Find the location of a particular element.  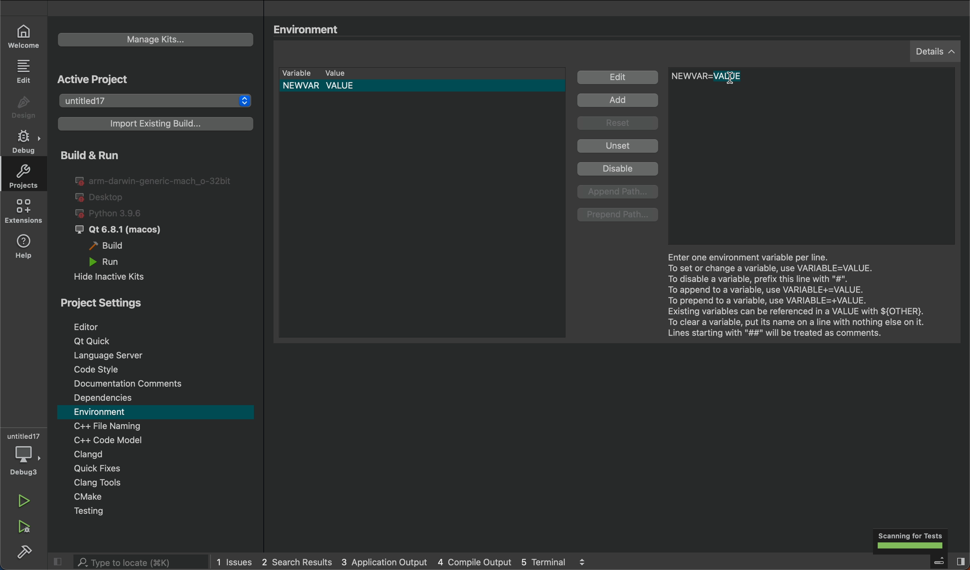

Dependencies  is located at coordinates (158, 398).